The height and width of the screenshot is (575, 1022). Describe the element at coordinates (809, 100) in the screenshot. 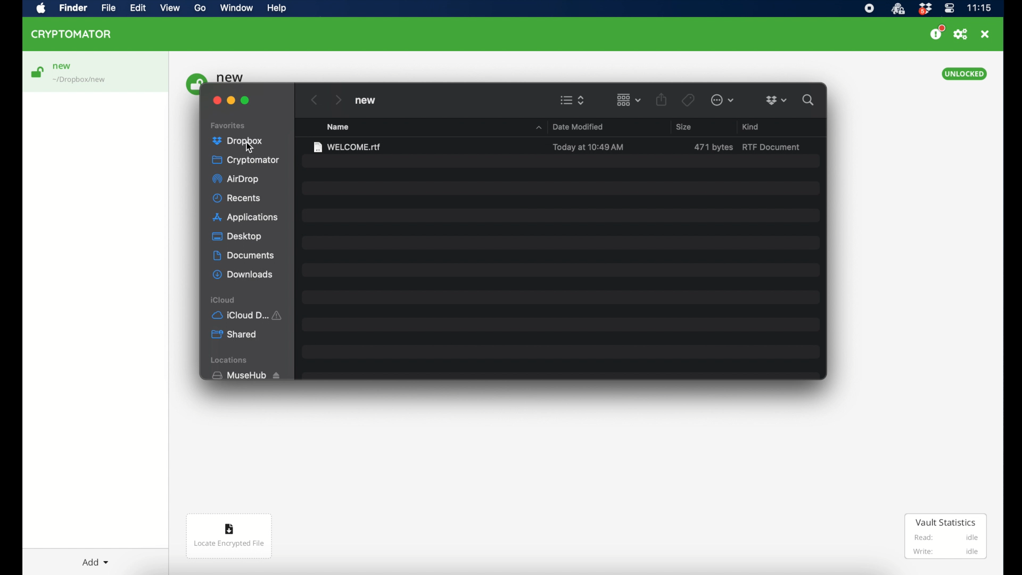

I see `search` at that location.